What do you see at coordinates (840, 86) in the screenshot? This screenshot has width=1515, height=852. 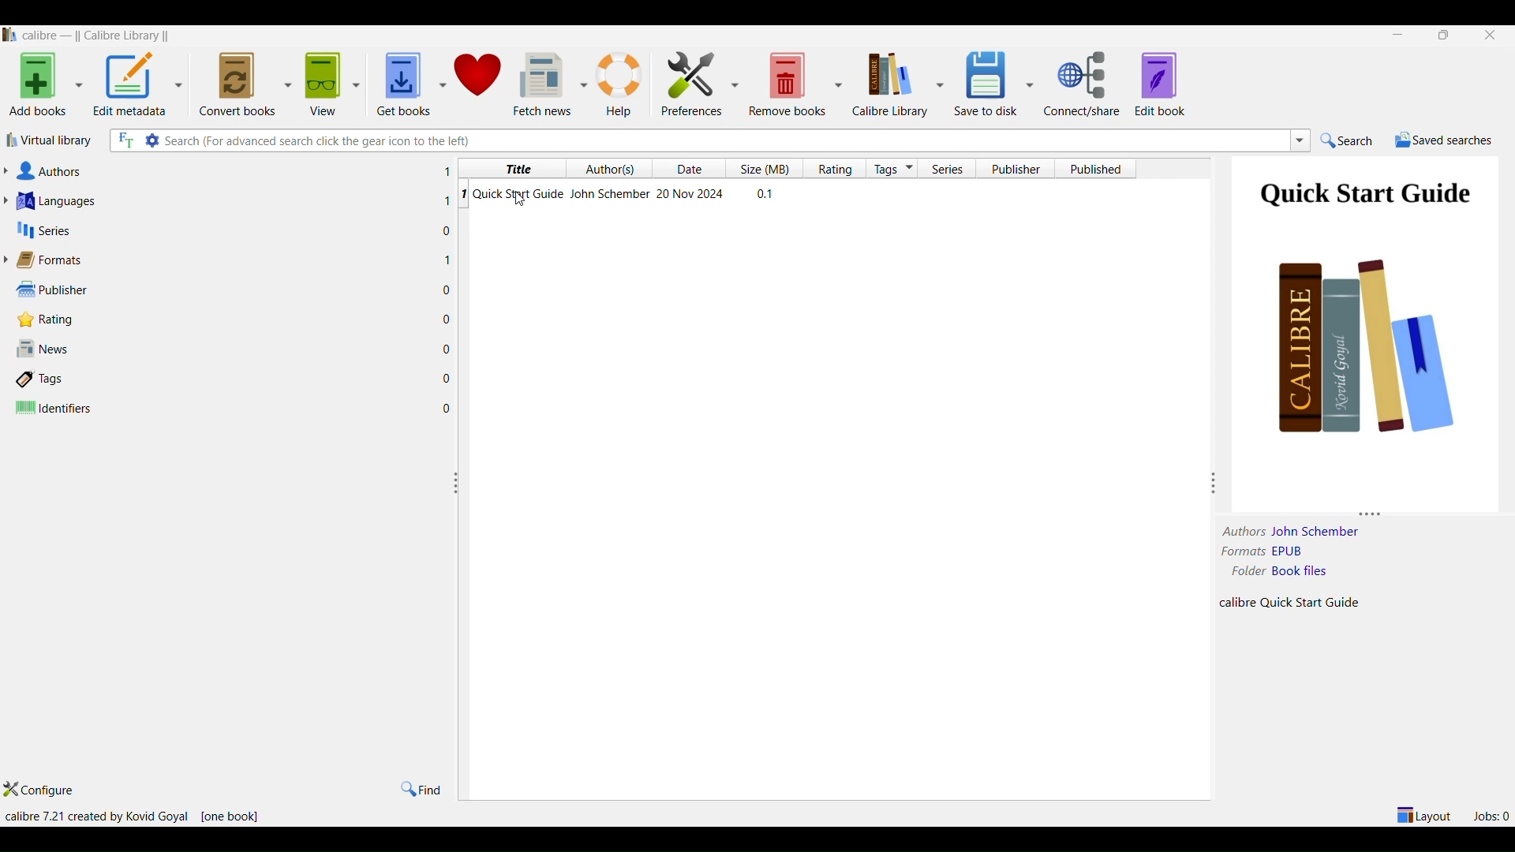 I see `remove books options dropdown button` at bounding box center [840, 86].